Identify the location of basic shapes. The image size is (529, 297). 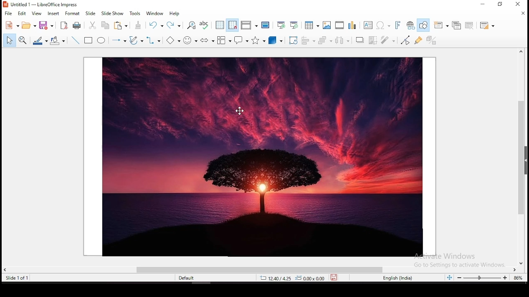
(173, 40).